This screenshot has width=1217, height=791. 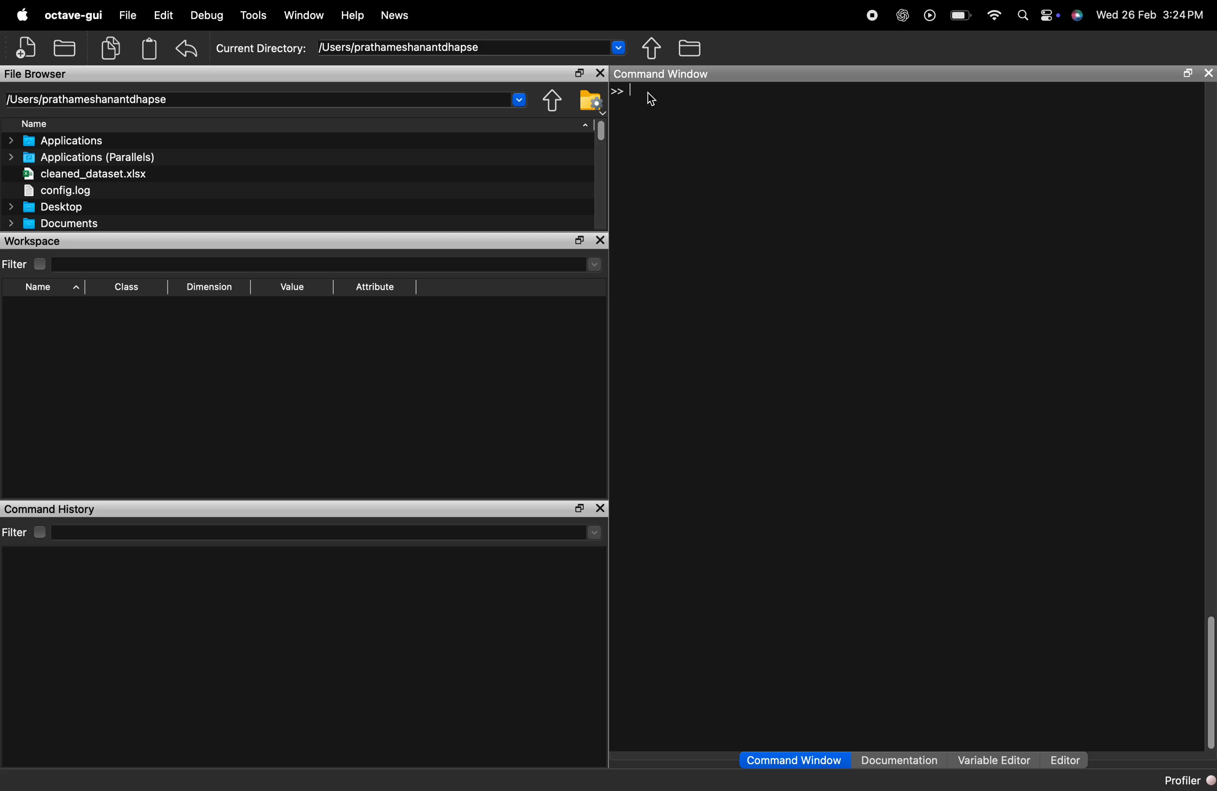 What do you see at coordinates (291, 286) in the screenshot?
I see `Value` at bounding box center [291, 286].